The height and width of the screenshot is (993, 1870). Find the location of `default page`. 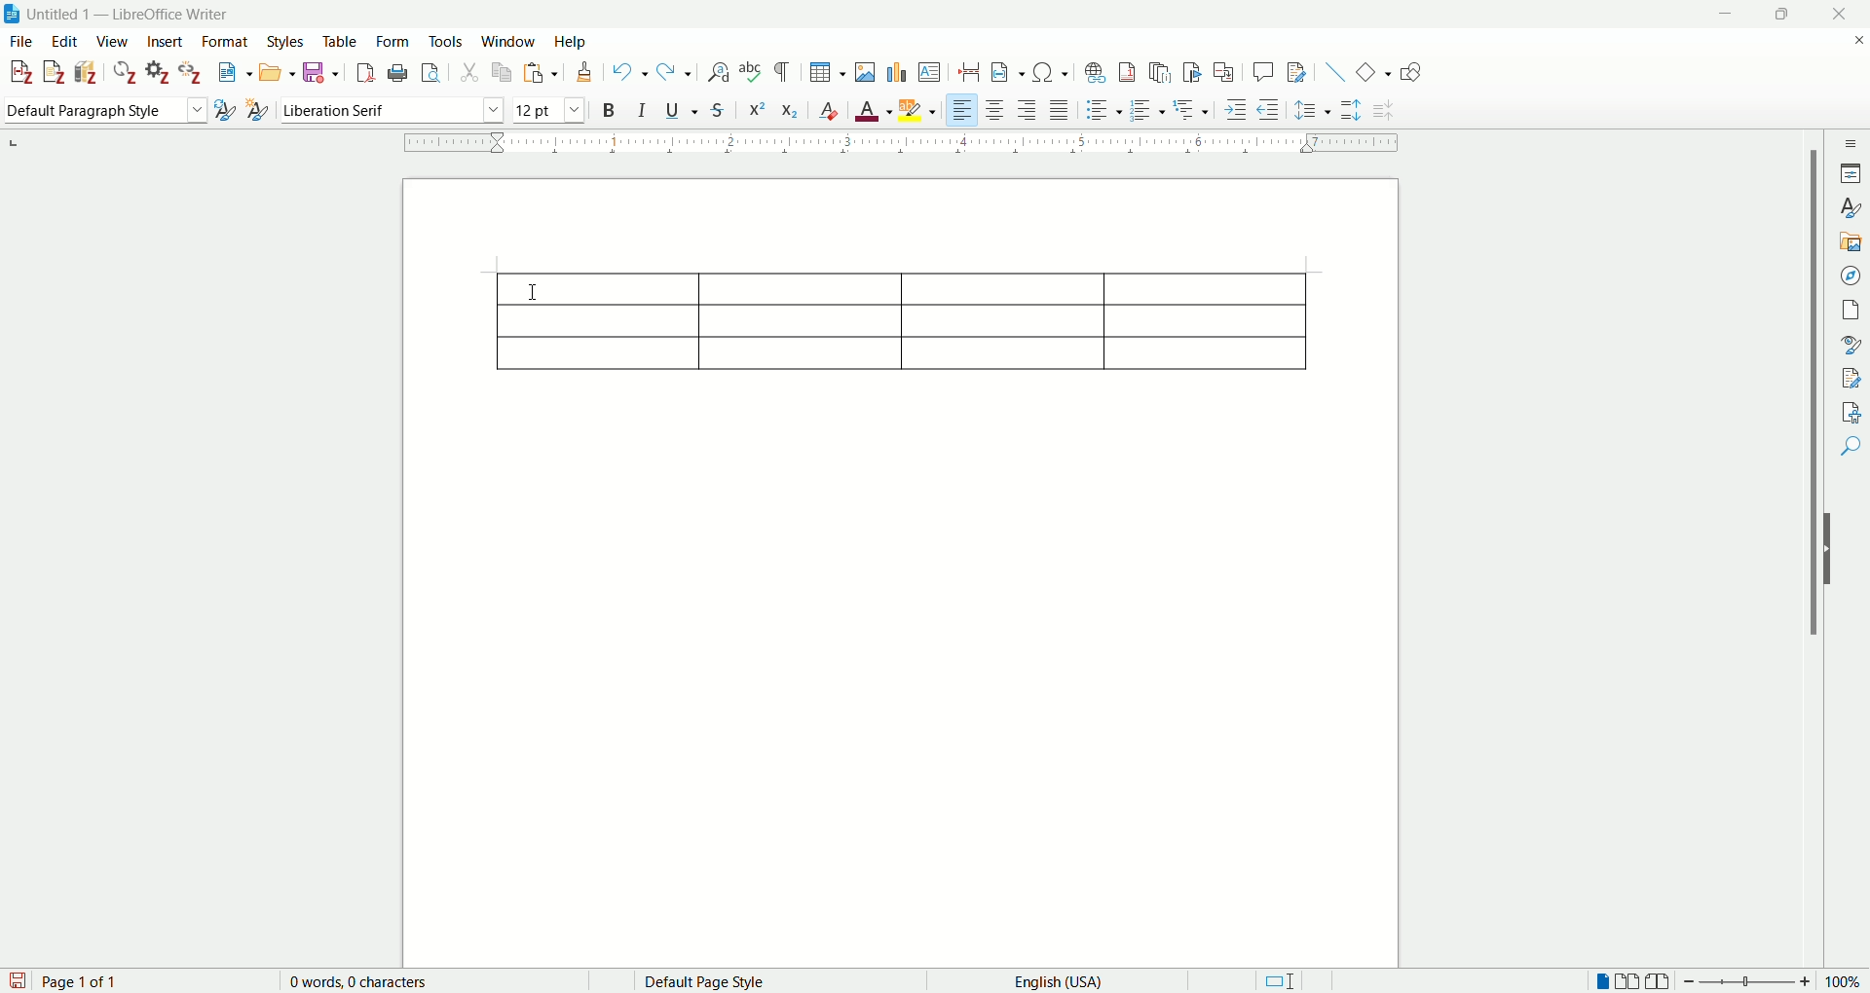

default page is located at coordinates (757, 979).